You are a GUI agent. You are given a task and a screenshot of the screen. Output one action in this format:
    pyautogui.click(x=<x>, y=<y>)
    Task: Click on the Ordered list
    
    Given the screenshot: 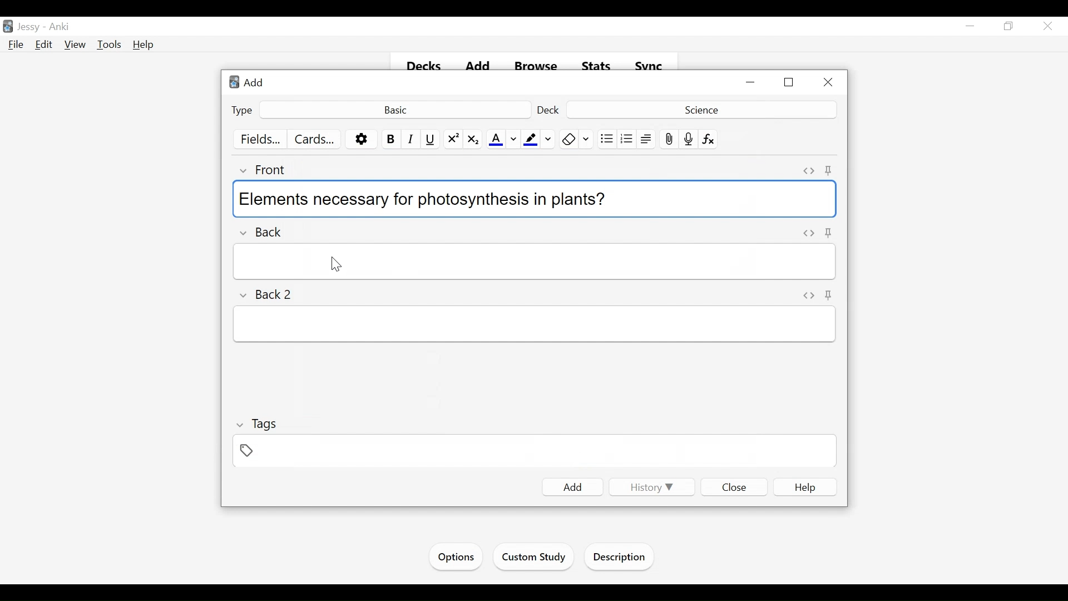 What is the action you would take?
    pyautogui.click(x=627, y=139)
    